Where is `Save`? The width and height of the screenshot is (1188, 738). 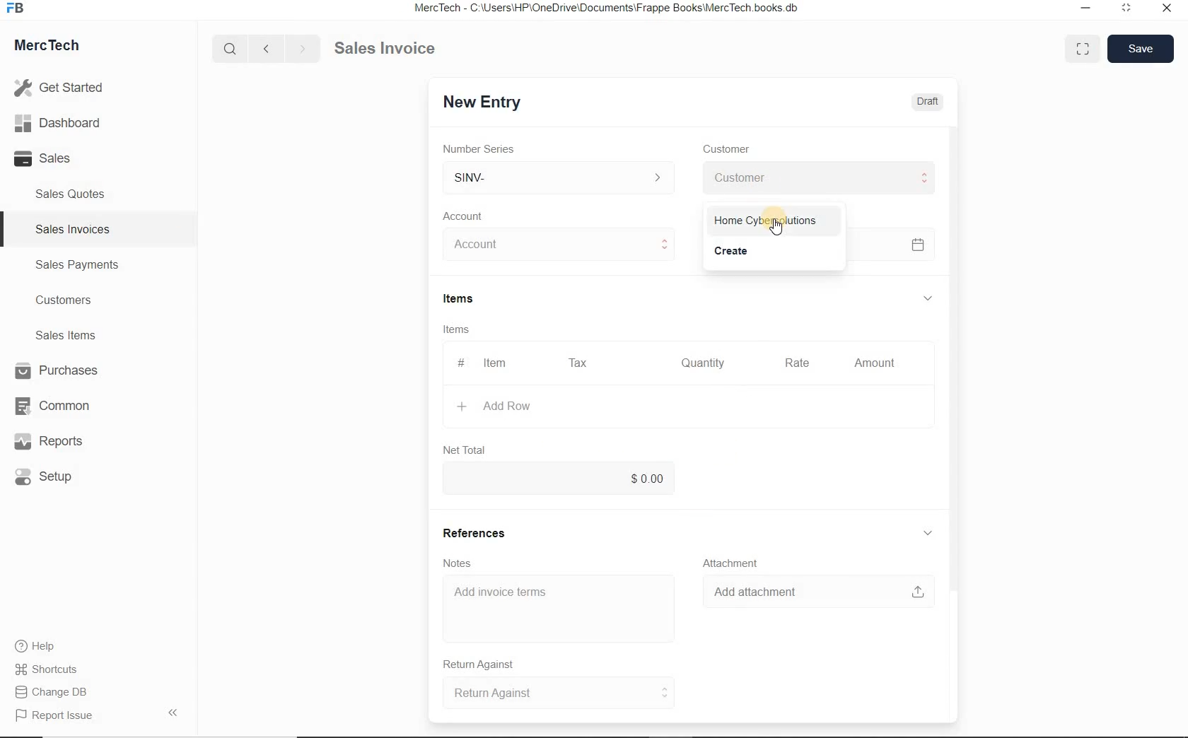
Save is located at coordinates (1140, 48).